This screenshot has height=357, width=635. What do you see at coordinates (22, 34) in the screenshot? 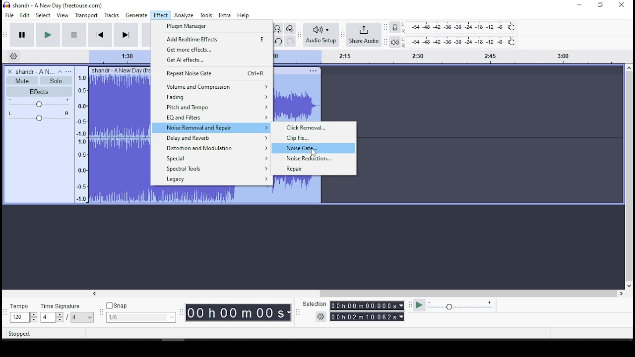
I see `` at bounding box center [22, 34].